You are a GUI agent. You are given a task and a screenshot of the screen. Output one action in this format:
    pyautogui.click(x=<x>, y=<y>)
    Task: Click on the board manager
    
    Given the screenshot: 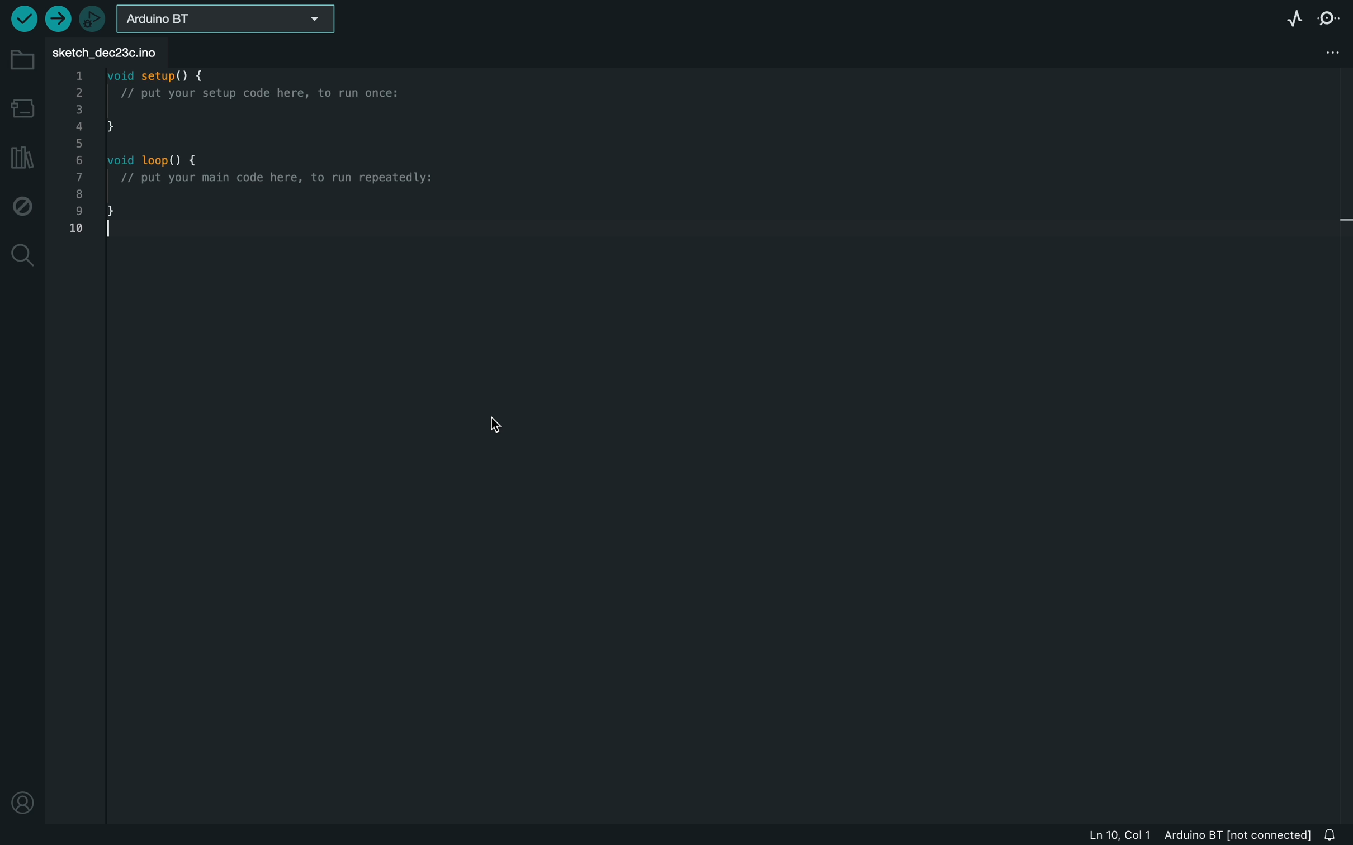 What is the action you would take?
    pyautogui.click(x=24, y=107)
    